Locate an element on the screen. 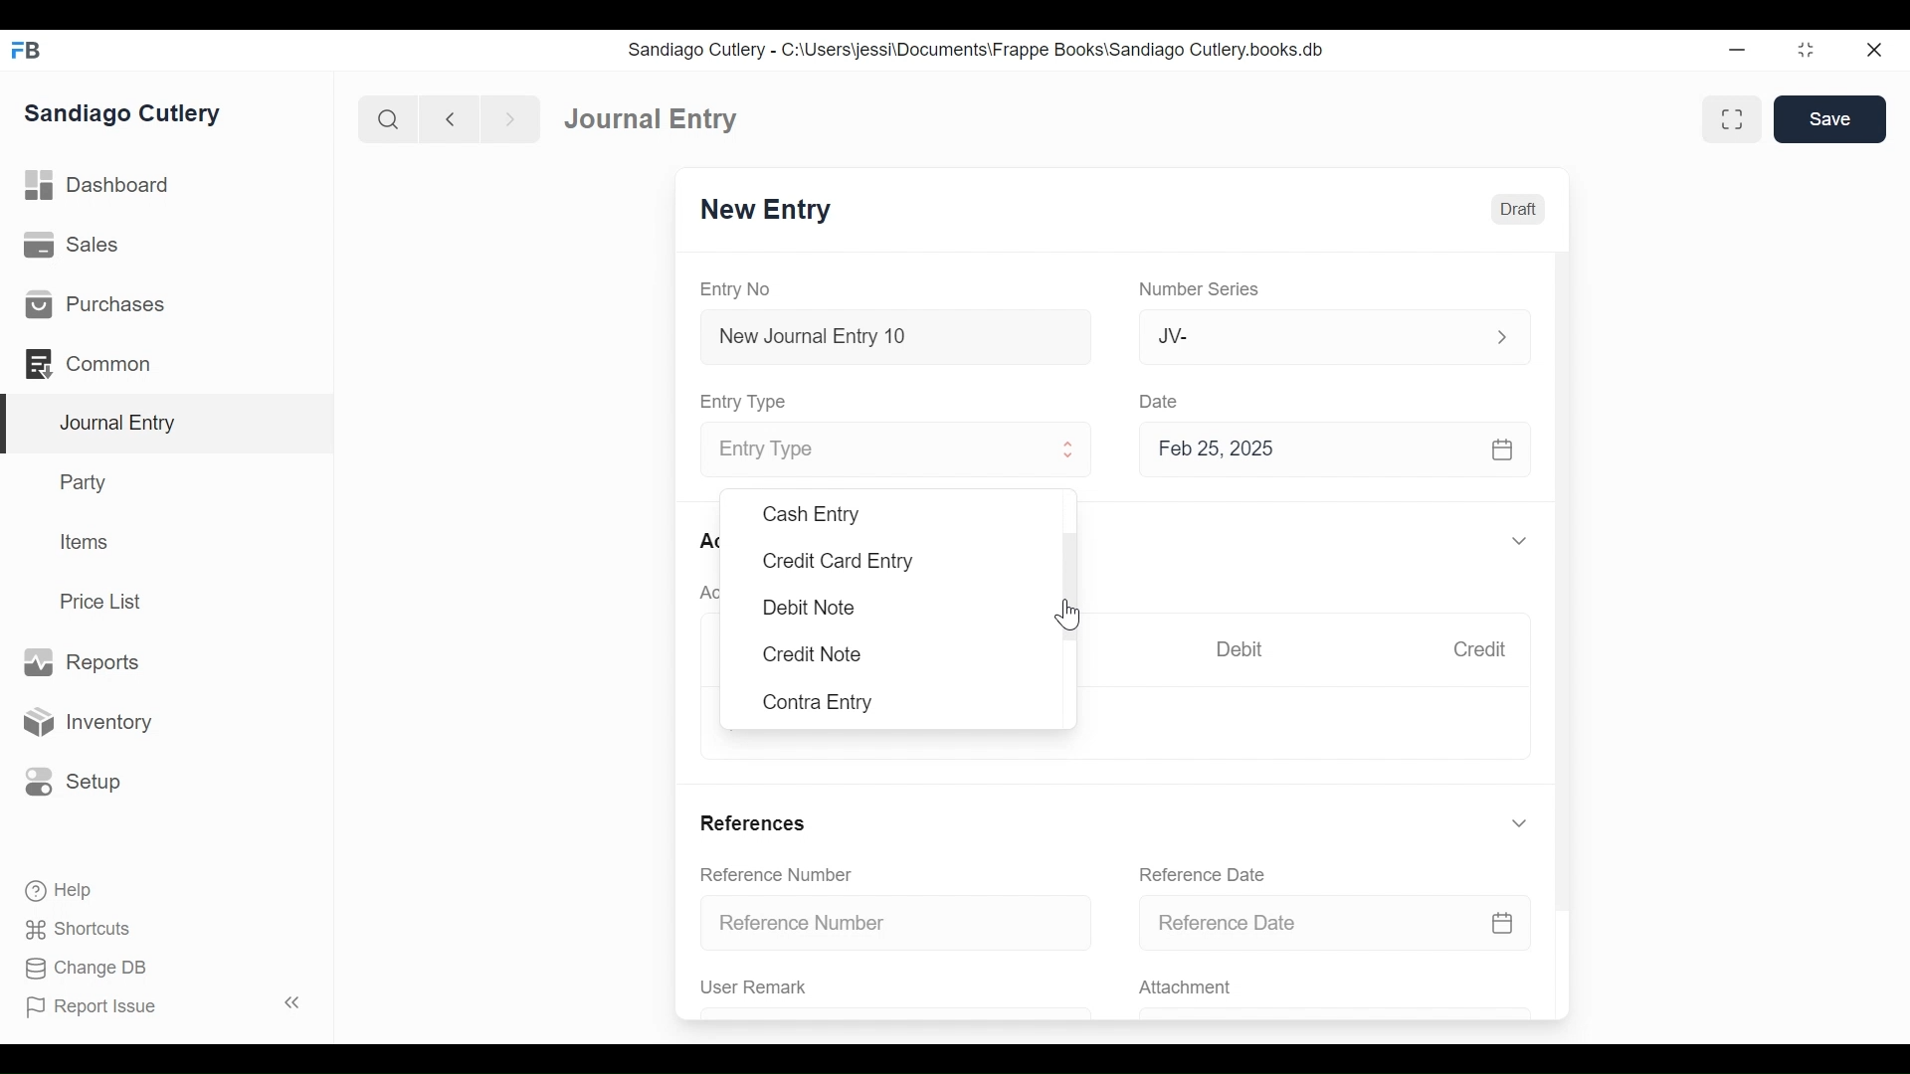 Image resolution: width=1910 pixels, height=1074 pixels. Toggle between form and full width is located at coordinates (1729, 117).